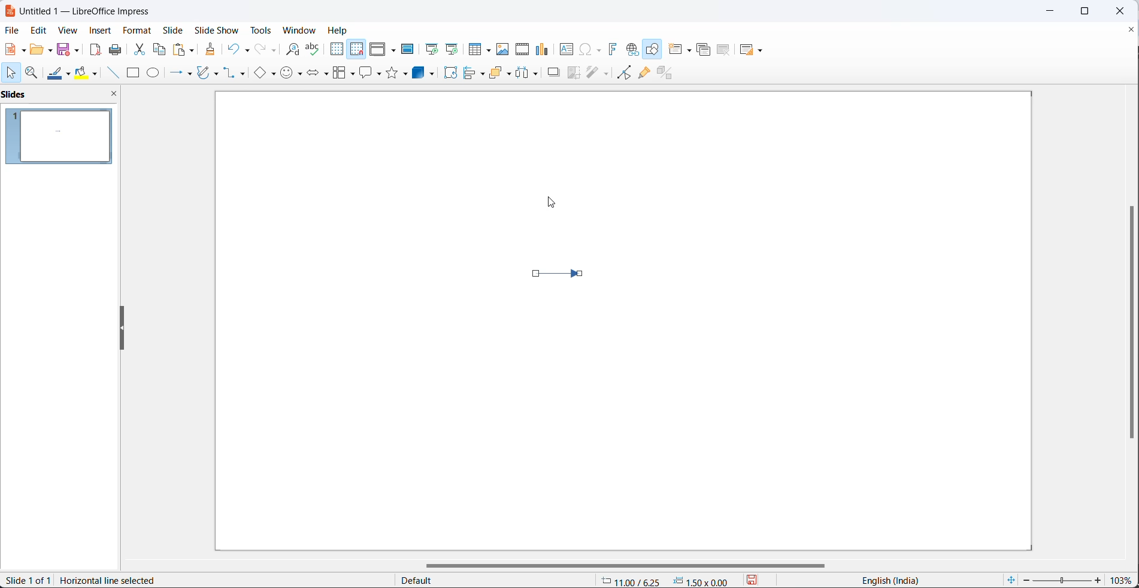  Describe the element at coordinates (59, 74) in the screenshot. I see `line color` at that location.